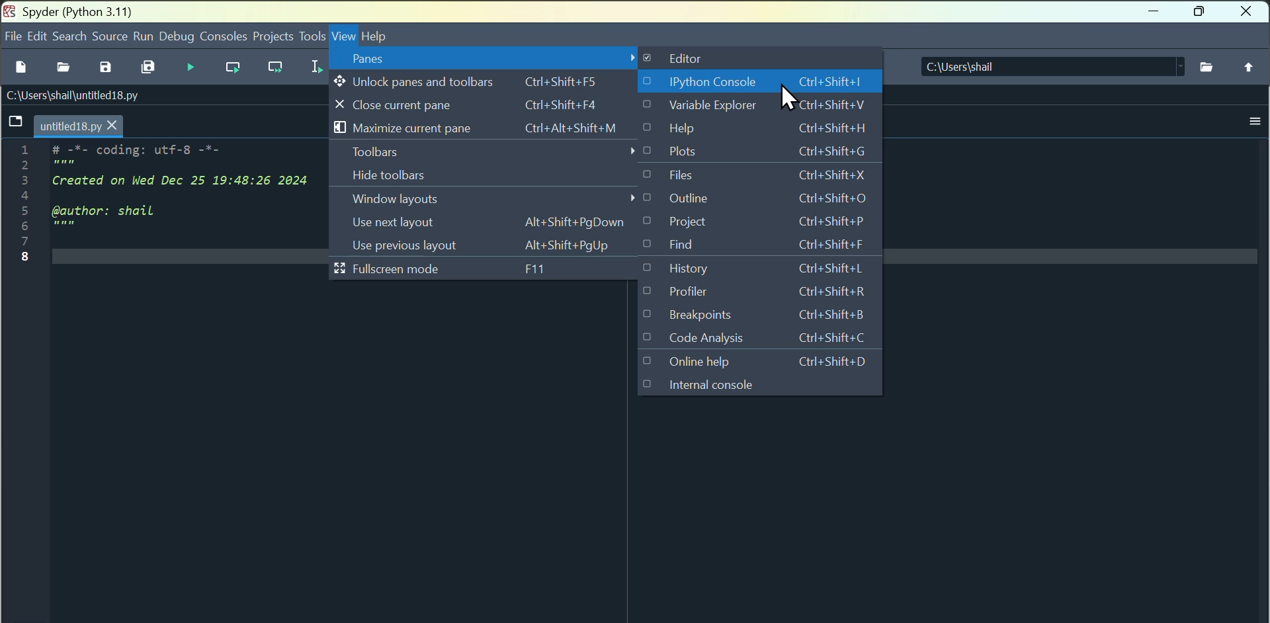 Image resolution: width=1270 pixels, height=623 pixels. What do you see at coordinates (457, 270) in the screenshot?
I see `Full screen mode` at bounding box center [457, 270].